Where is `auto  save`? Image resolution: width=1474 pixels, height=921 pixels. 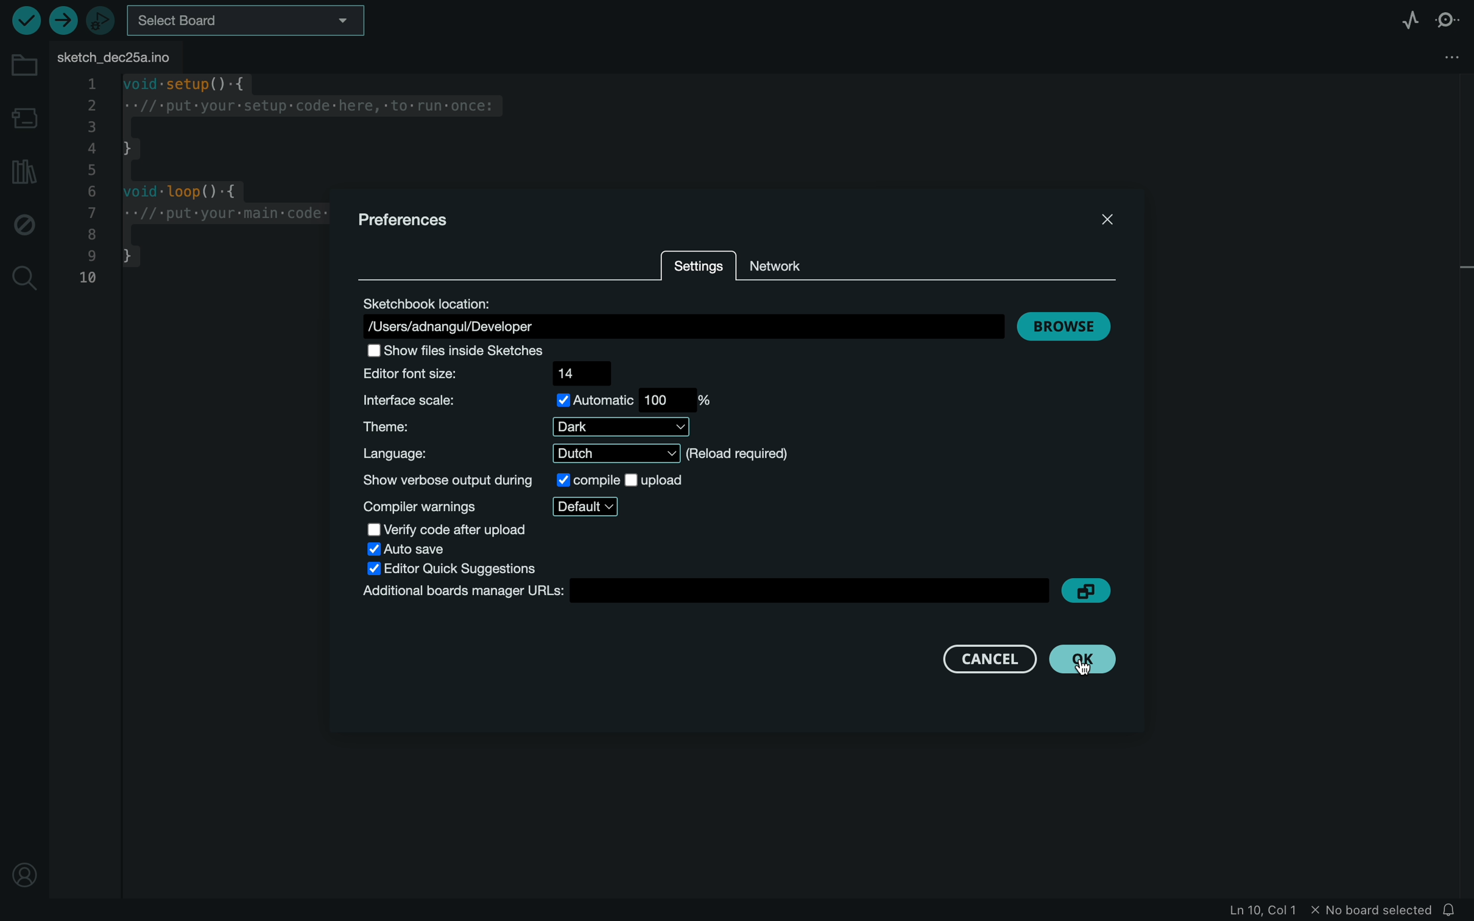 auto  save is located at coordinates (407, 549).